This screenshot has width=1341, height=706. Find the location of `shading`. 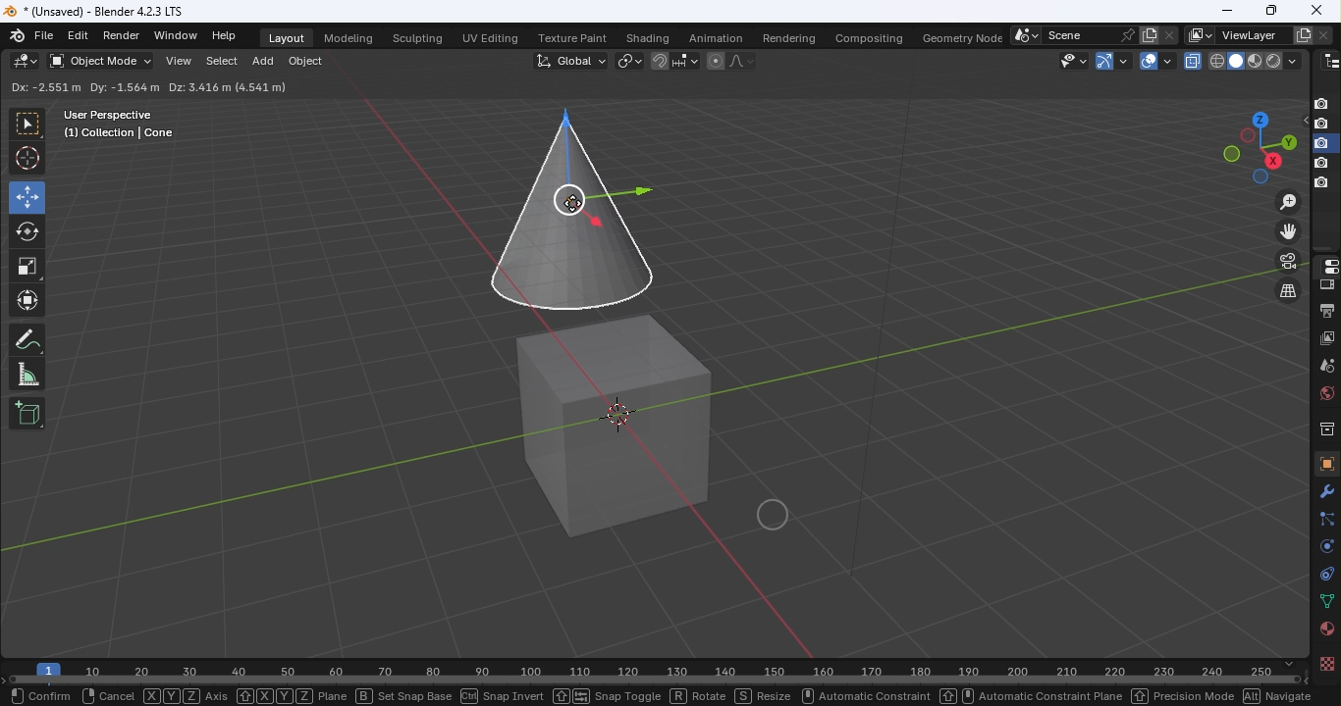

shading is located at coordinates (1291, 60).